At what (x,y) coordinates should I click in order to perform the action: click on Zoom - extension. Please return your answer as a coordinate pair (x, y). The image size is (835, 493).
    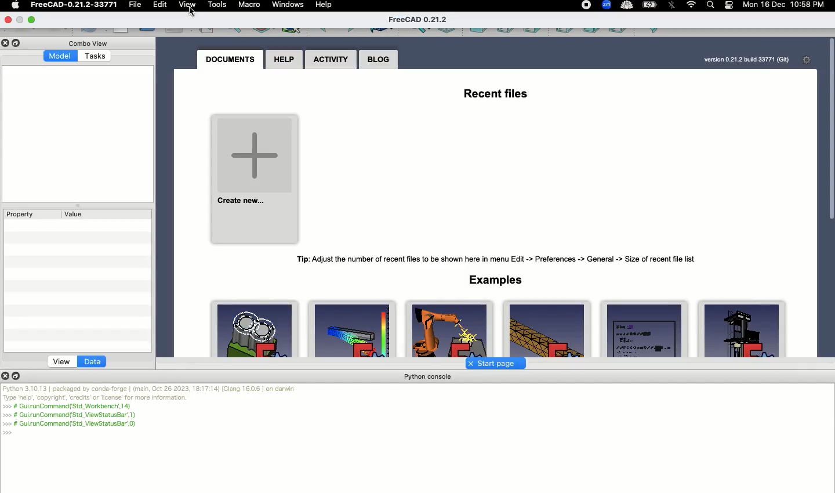
    Looking at the image, I should click on (606, 6).